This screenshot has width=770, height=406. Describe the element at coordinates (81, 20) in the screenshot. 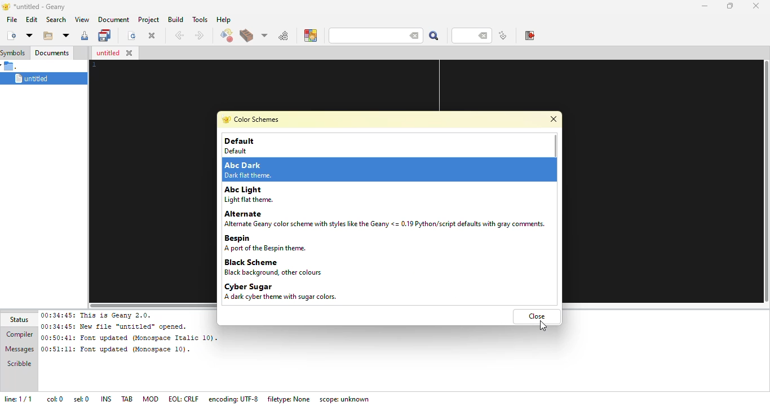

I see `view` at that location.